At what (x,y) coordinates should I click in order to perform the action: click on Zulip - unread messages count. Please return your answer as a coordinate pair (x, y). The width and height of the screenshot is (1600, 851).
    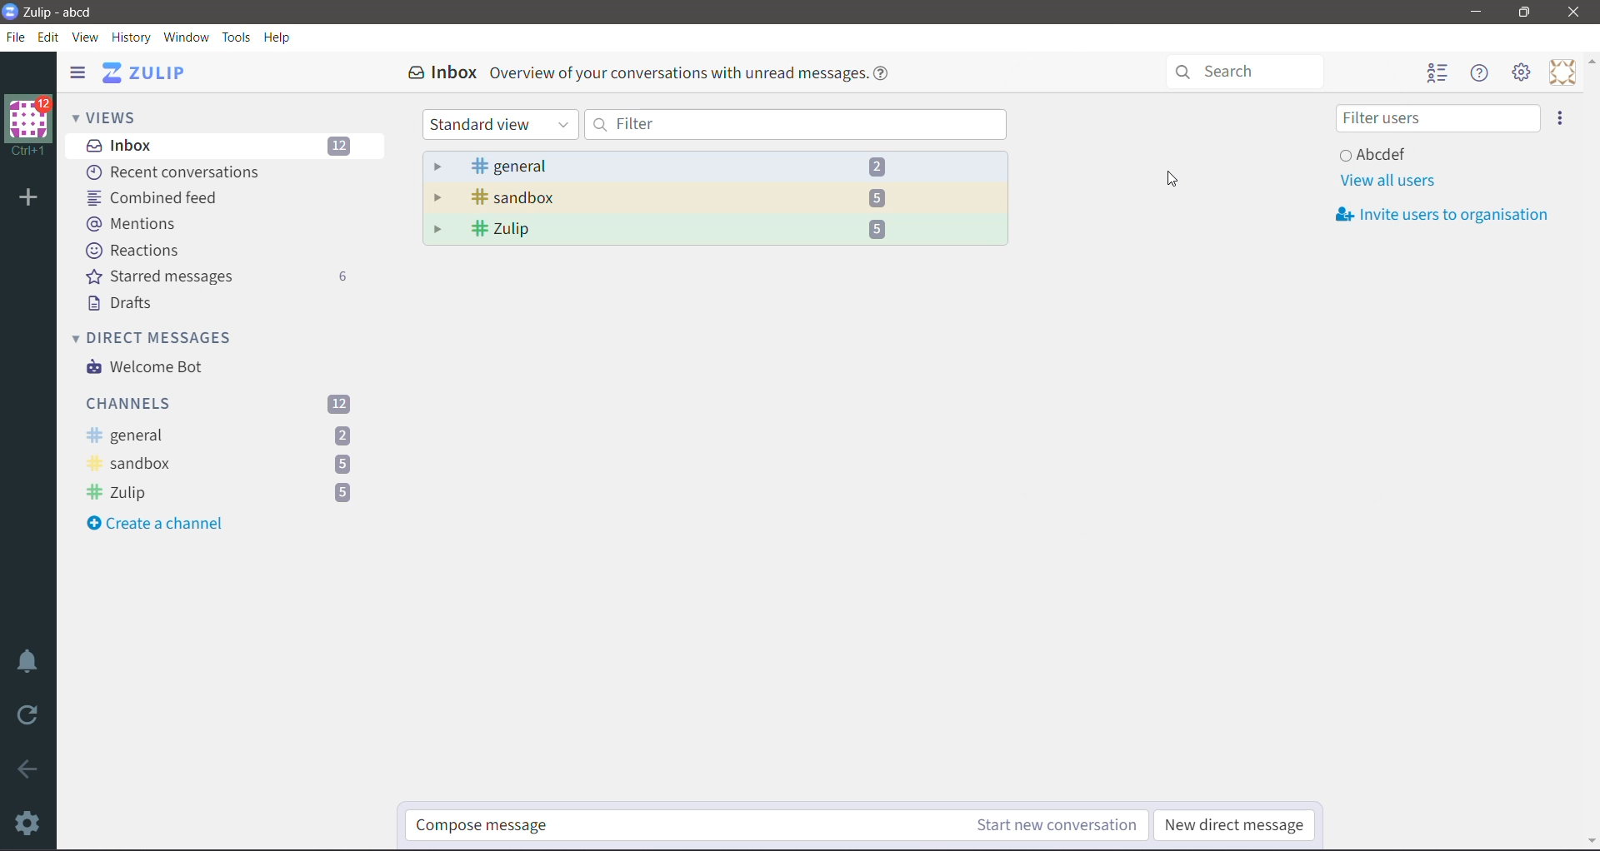
    Looking at the image, I should click on (222, 492).